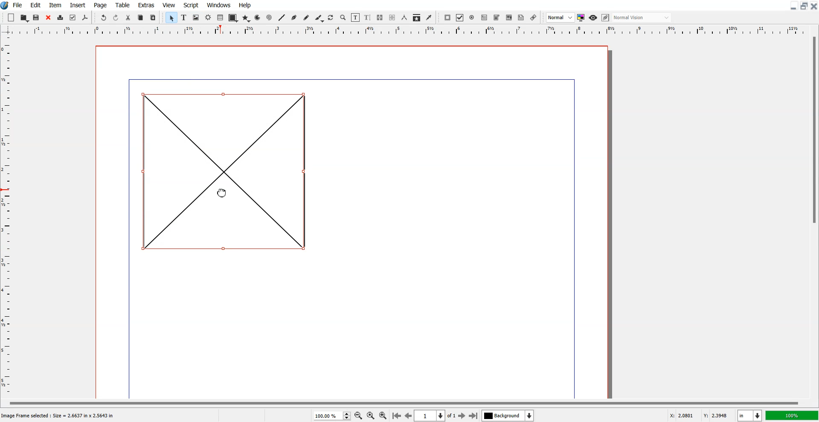 The image size is (819, 422). Describe the element at coordinates (258, 17) in the screenshot. I see `Arc` at that location.